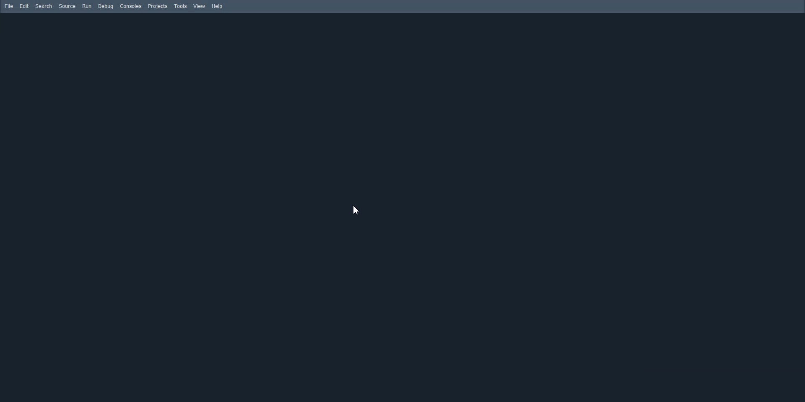  I want to click on File, so click(9, 6).